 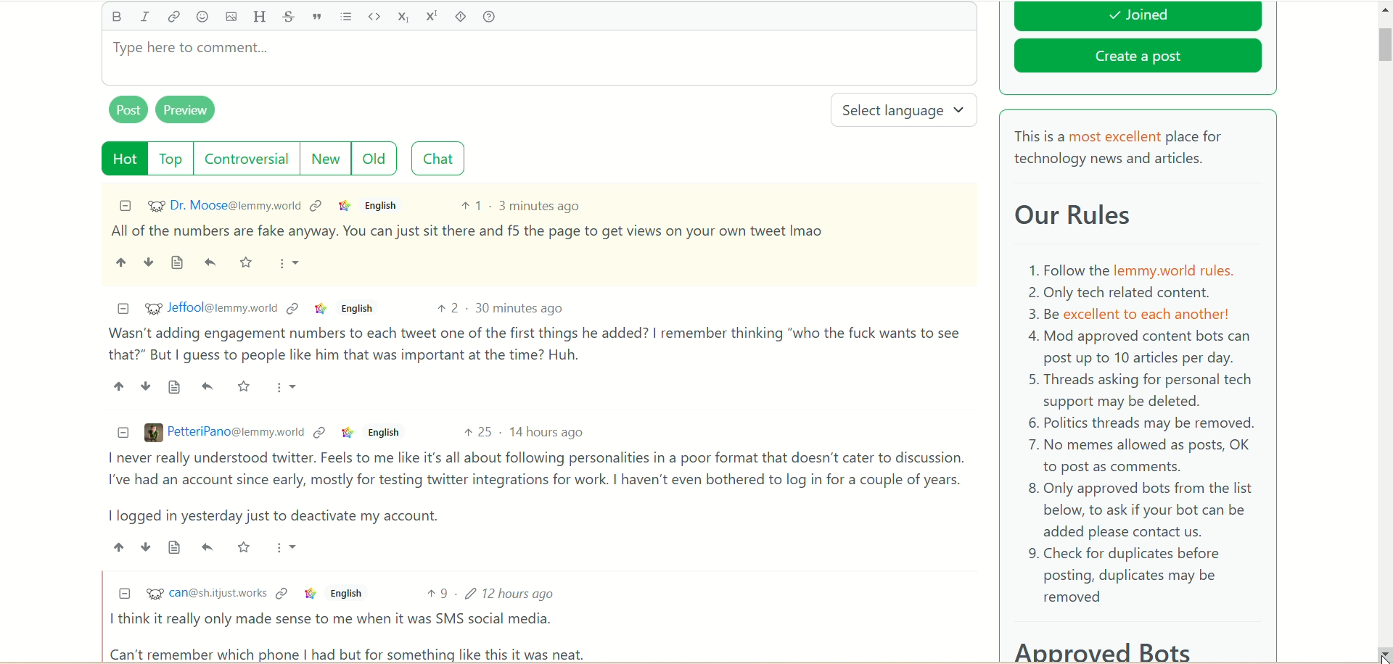 What do you see at coordinates (320, 433) in the screenshot?
I see `Link` at bounding box center [320, 433].